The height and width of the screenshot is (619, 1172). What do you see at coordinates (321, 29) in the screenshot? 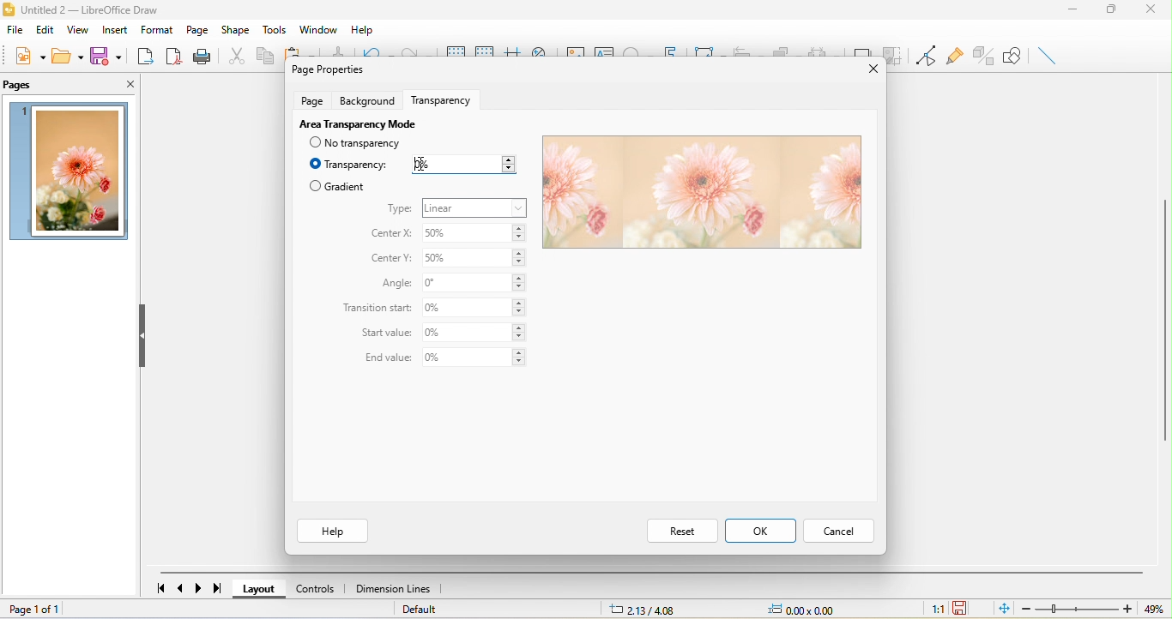
I see `window` at bounding box center [321, 29].